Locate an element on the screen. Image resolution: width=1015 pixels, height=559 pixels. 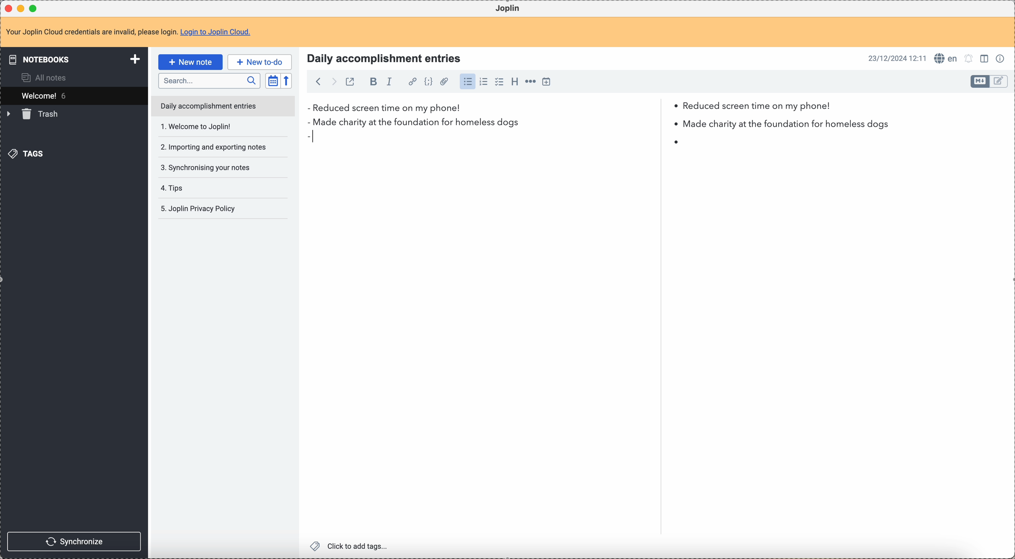
bulleted list is located at coordinates (468, 83).